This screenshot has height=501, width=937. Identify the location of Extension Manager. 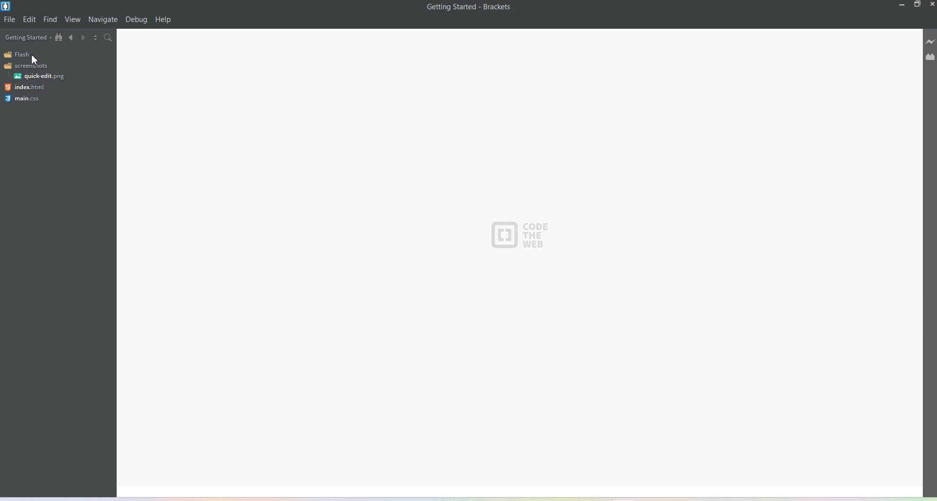
(930, 58).